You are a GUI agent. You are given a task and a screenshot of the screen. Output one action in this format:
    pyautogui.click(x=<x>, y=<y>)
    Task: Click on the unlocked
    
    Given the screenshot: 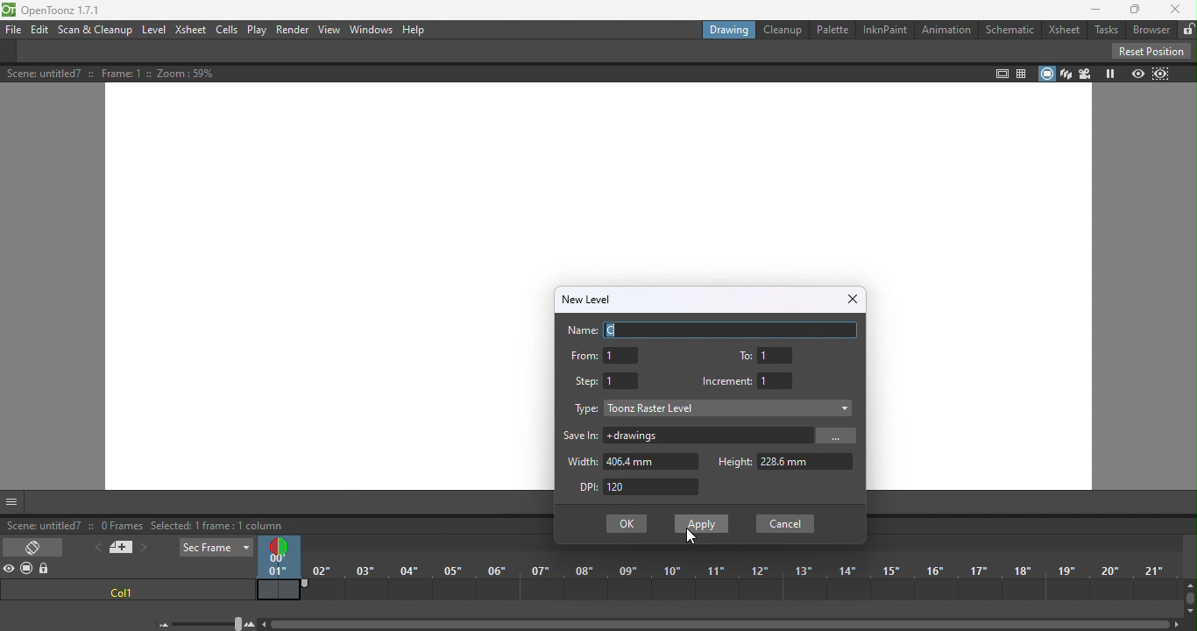 What is the action you would take?
    pyautogui.click(x=1188, y=27)
    